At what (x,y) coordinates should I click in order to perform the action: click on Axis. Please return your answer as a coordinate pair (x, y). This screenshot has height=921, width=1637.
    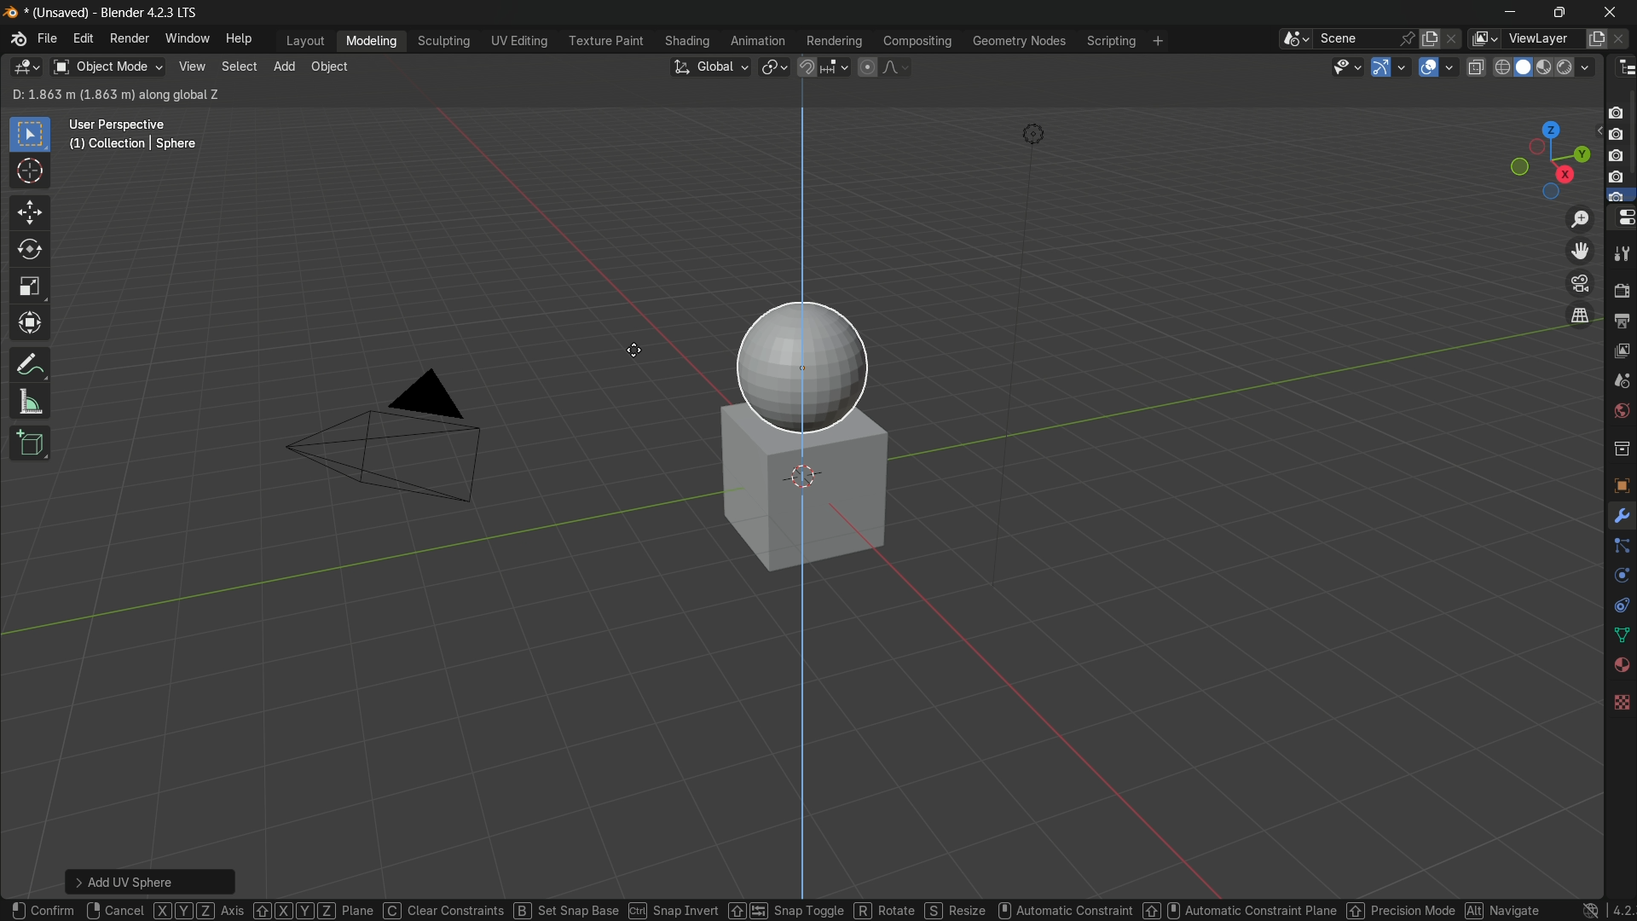
    Looking at the image, I should click on (200, 911).